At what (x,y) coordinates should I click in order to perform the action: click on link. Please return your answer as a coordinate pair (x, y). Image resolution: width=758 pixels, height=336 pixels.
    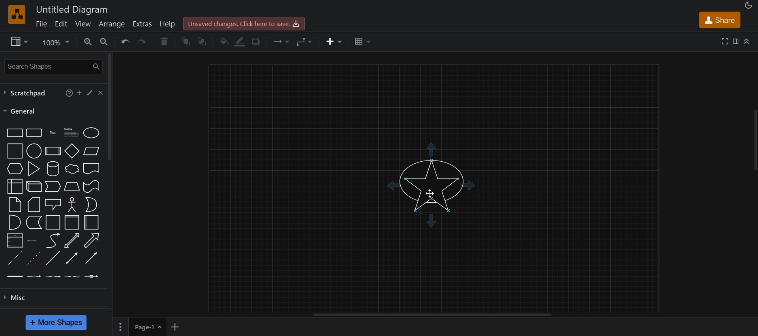
    Looking at the image, I should click on (13, 276).